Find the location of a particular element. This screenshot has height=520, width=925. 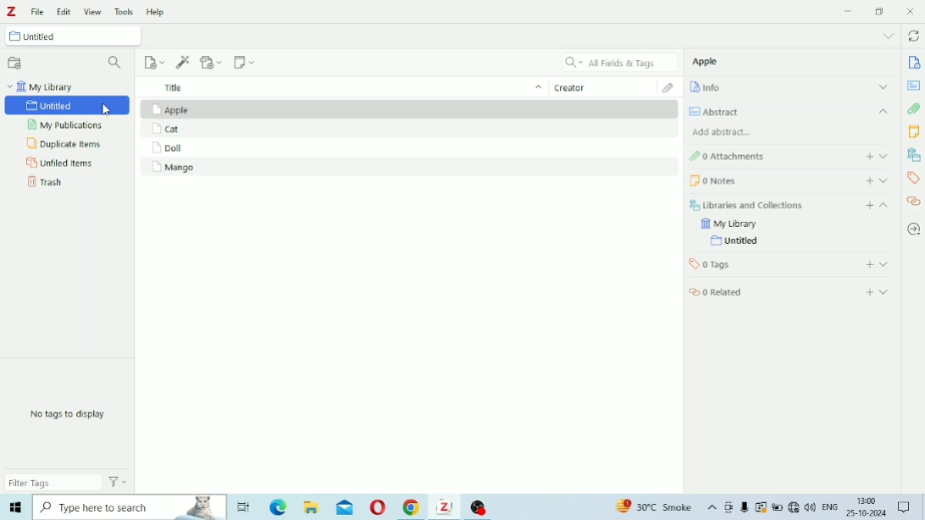

 is located at coordinates (904, 506).